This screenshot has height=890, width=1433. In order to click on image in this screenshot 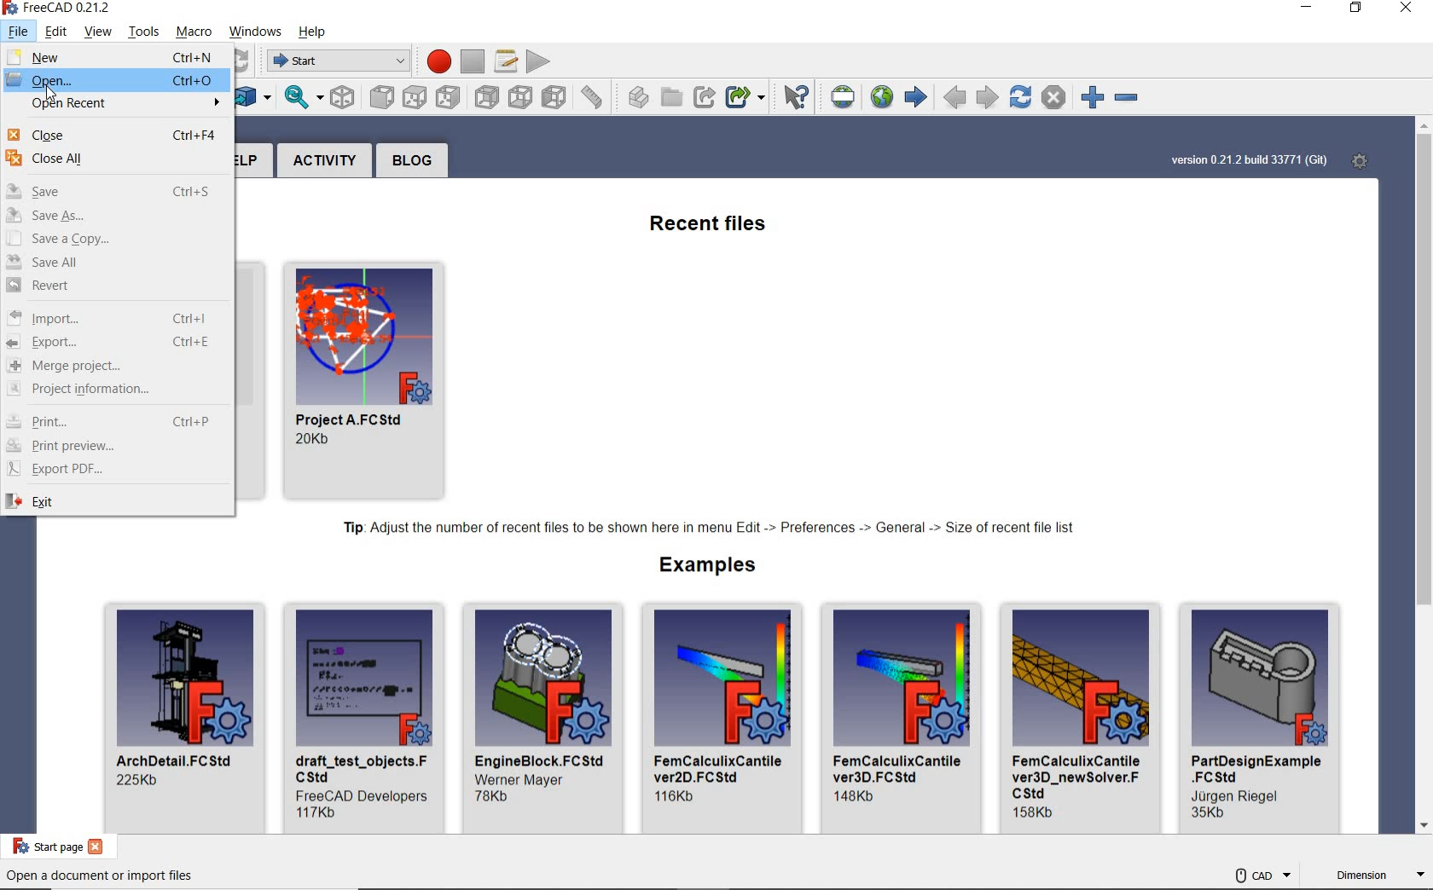, I will do `click(185, 679)`.